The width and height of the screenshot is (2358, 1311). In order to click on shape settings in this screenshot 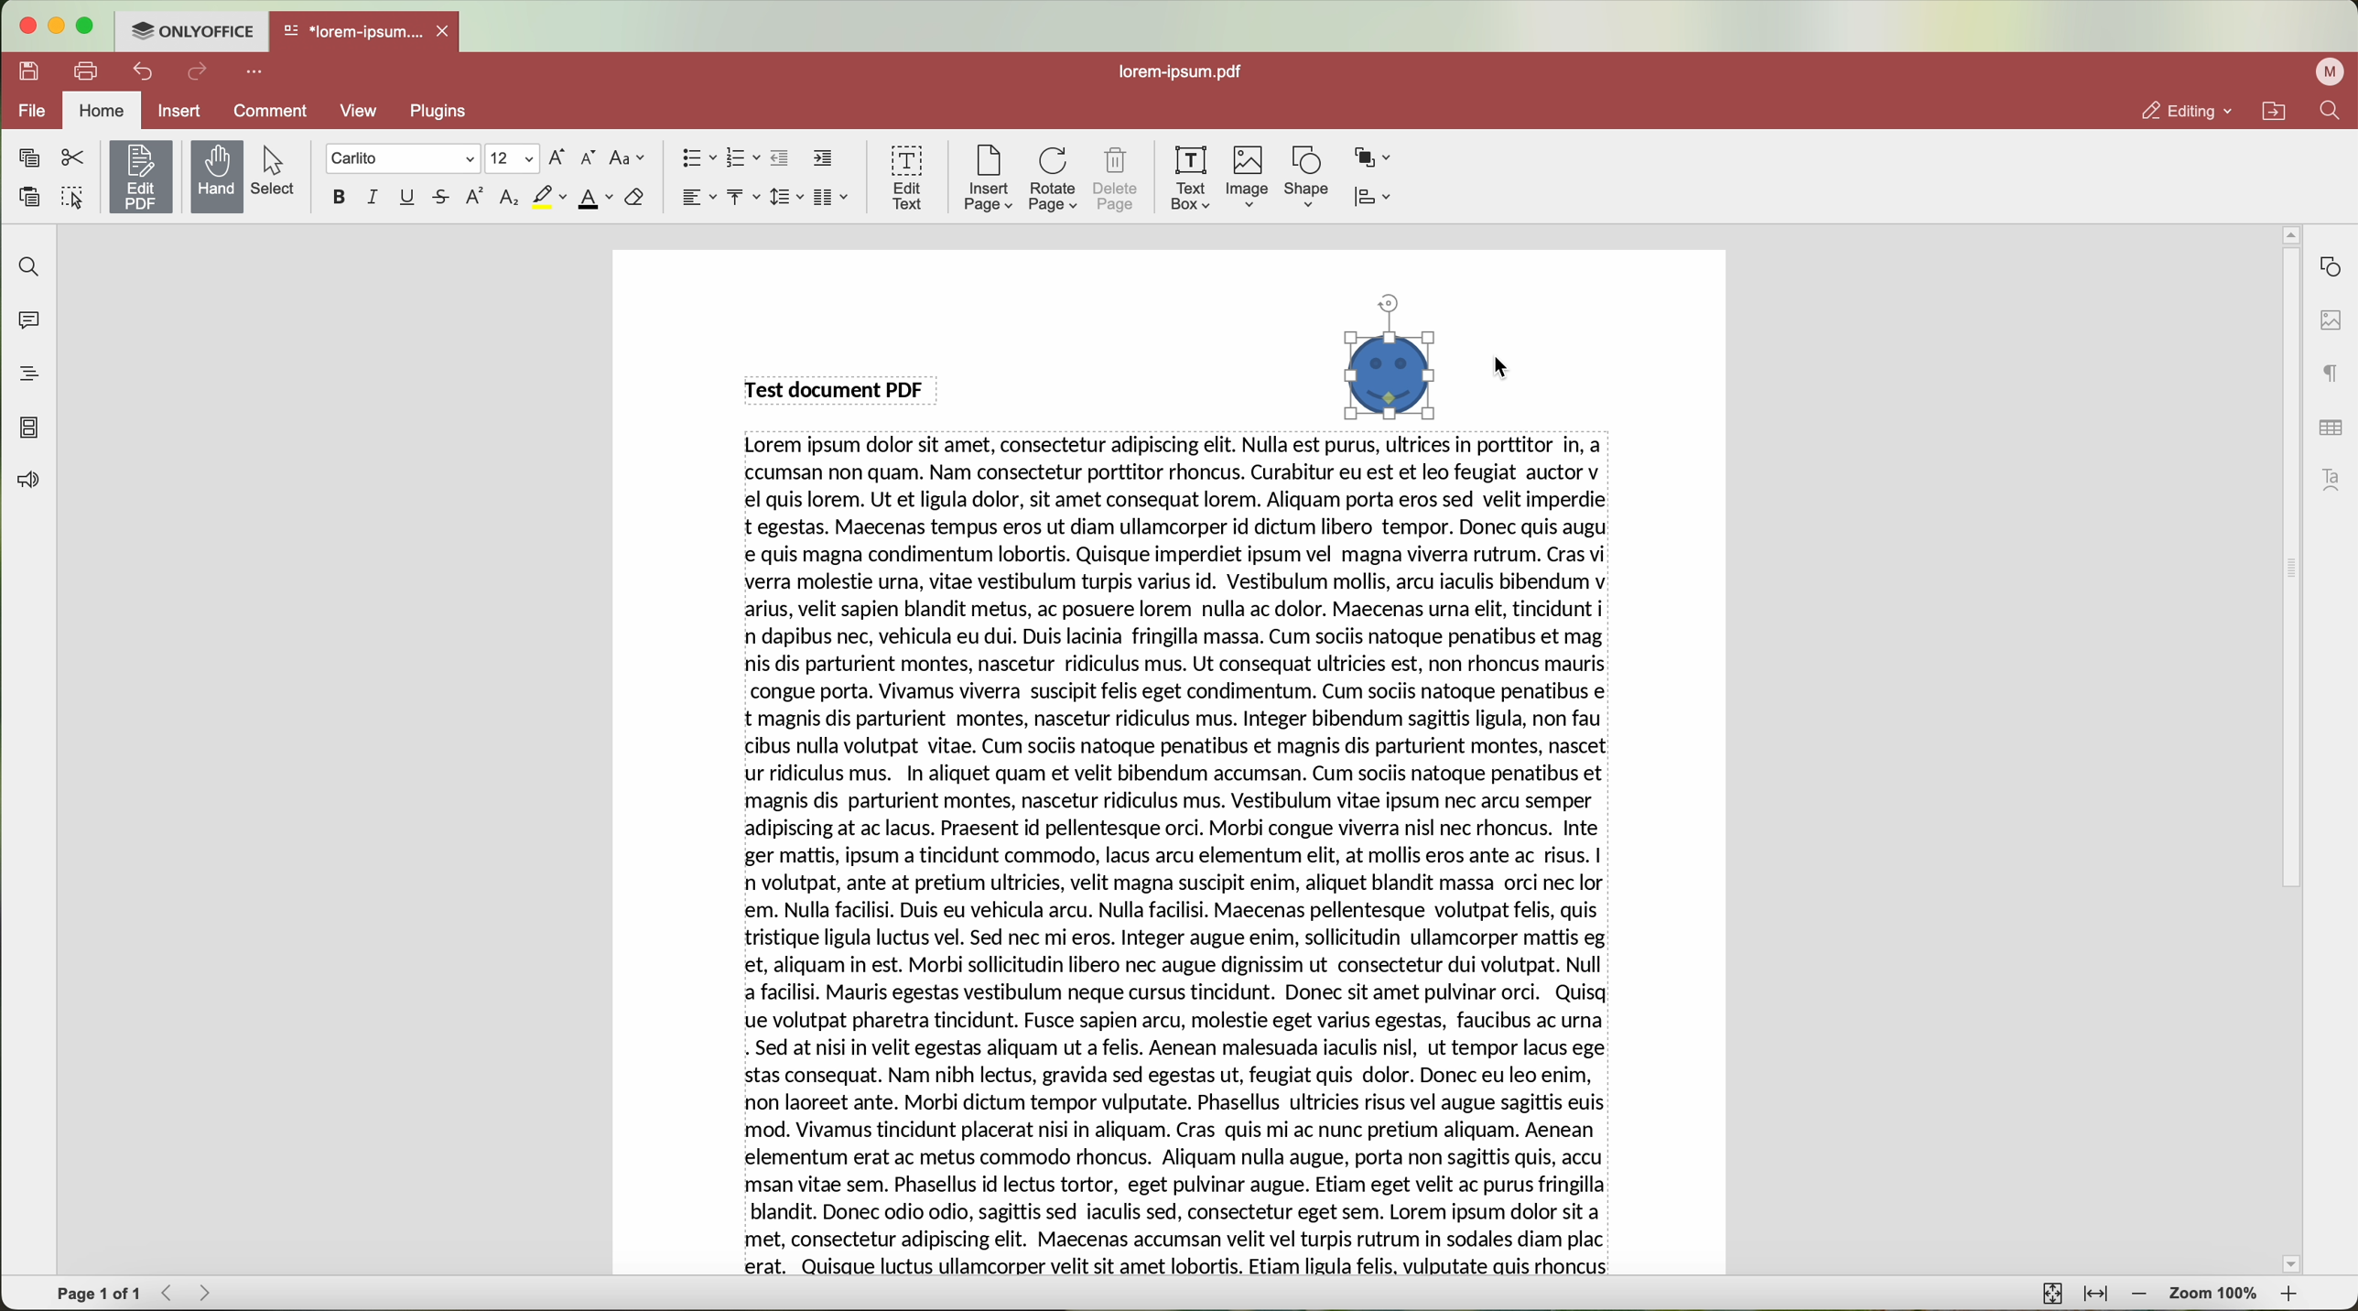, I will do `click(2331, 266)`.